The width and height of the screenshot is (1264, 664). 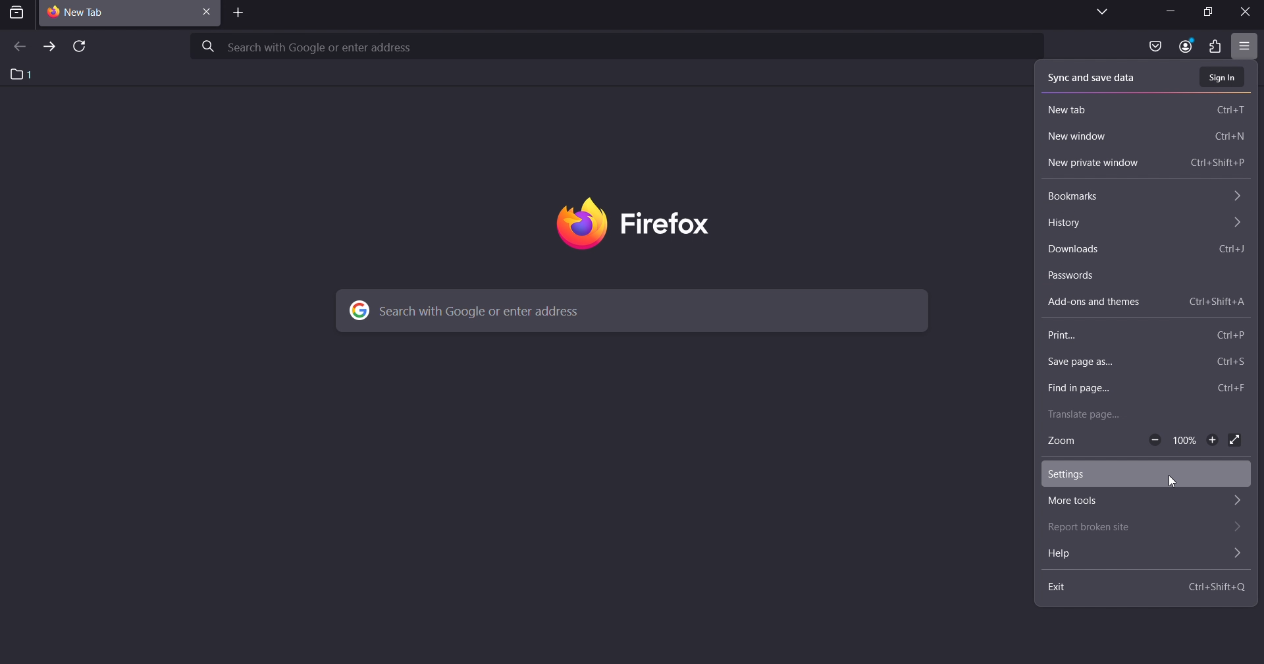 What do you see at coordinates (1139, 500) in the screenshot?
I see `more tools` at bounding box center [1139, 500].